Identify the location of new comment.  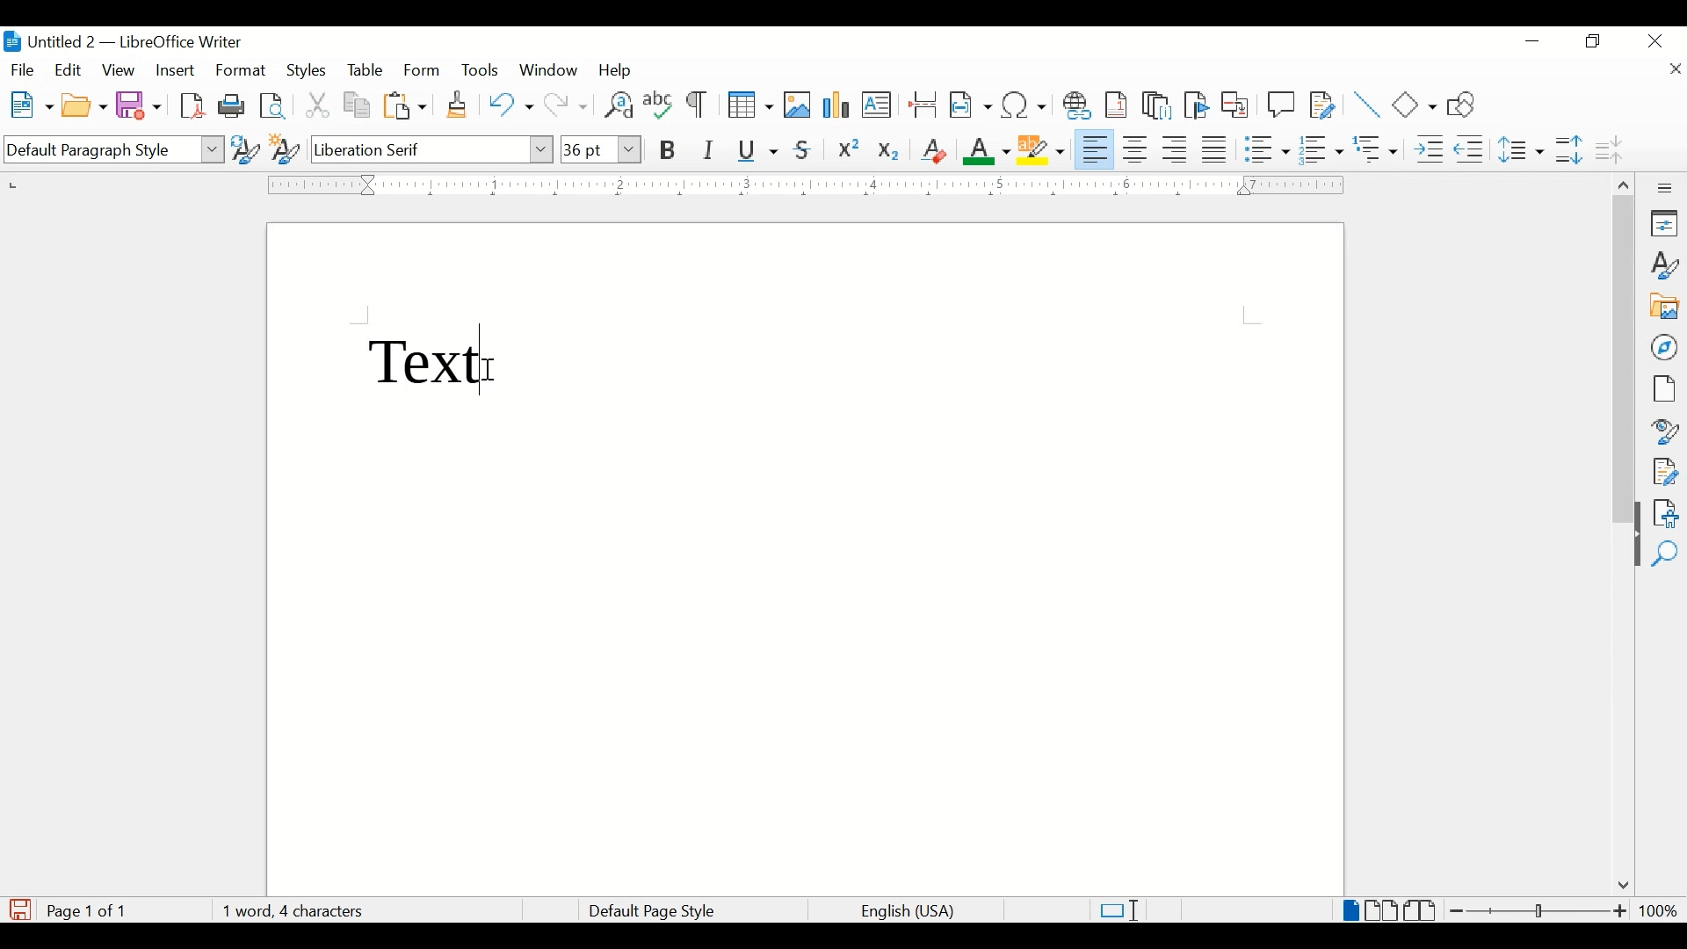
(1282, 105).